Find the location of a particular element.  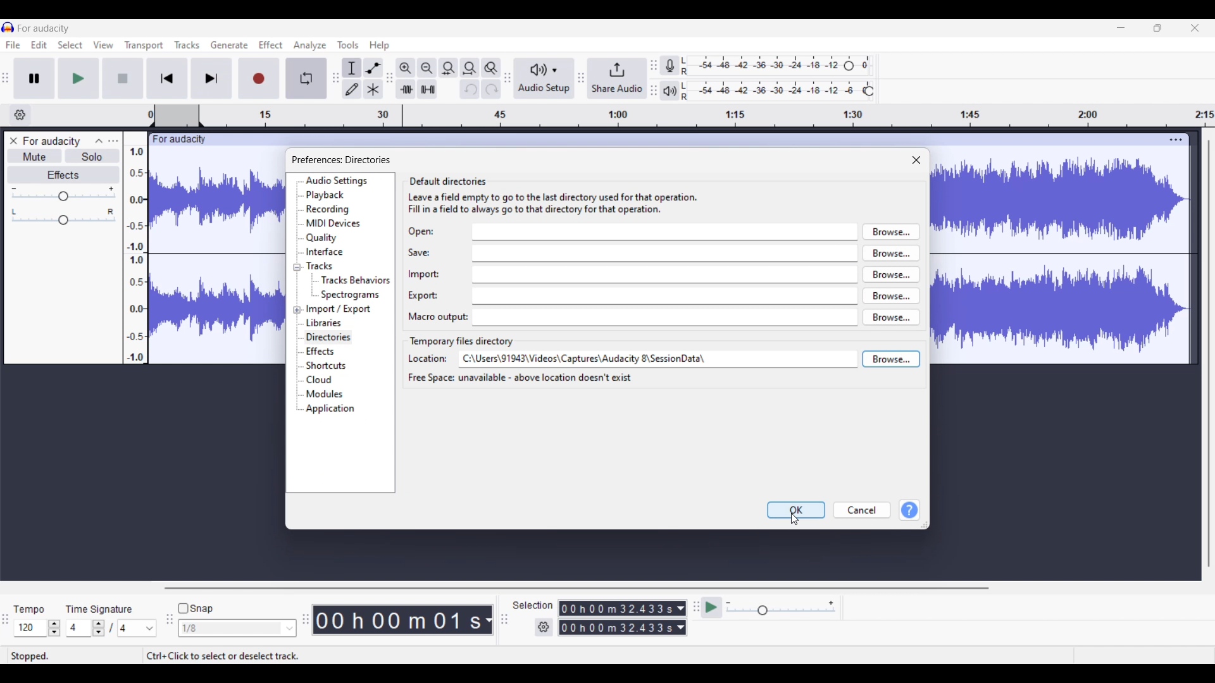

free space unavailable -  above location doesn't exist is located at coordinates (520, 378).